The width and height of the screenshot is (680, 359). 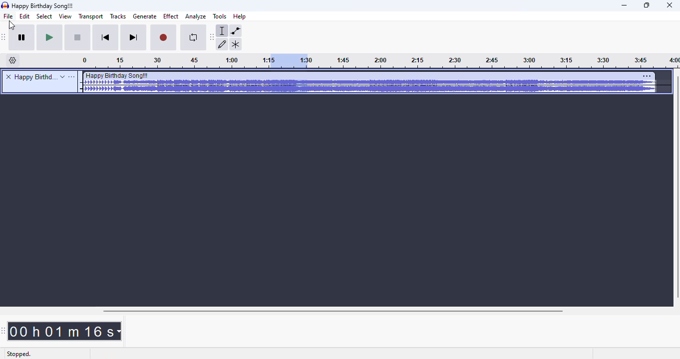 What do you see at coordinates (118, 16) in the screenshot?
I see `tracks` at bounding box center [118, 16].